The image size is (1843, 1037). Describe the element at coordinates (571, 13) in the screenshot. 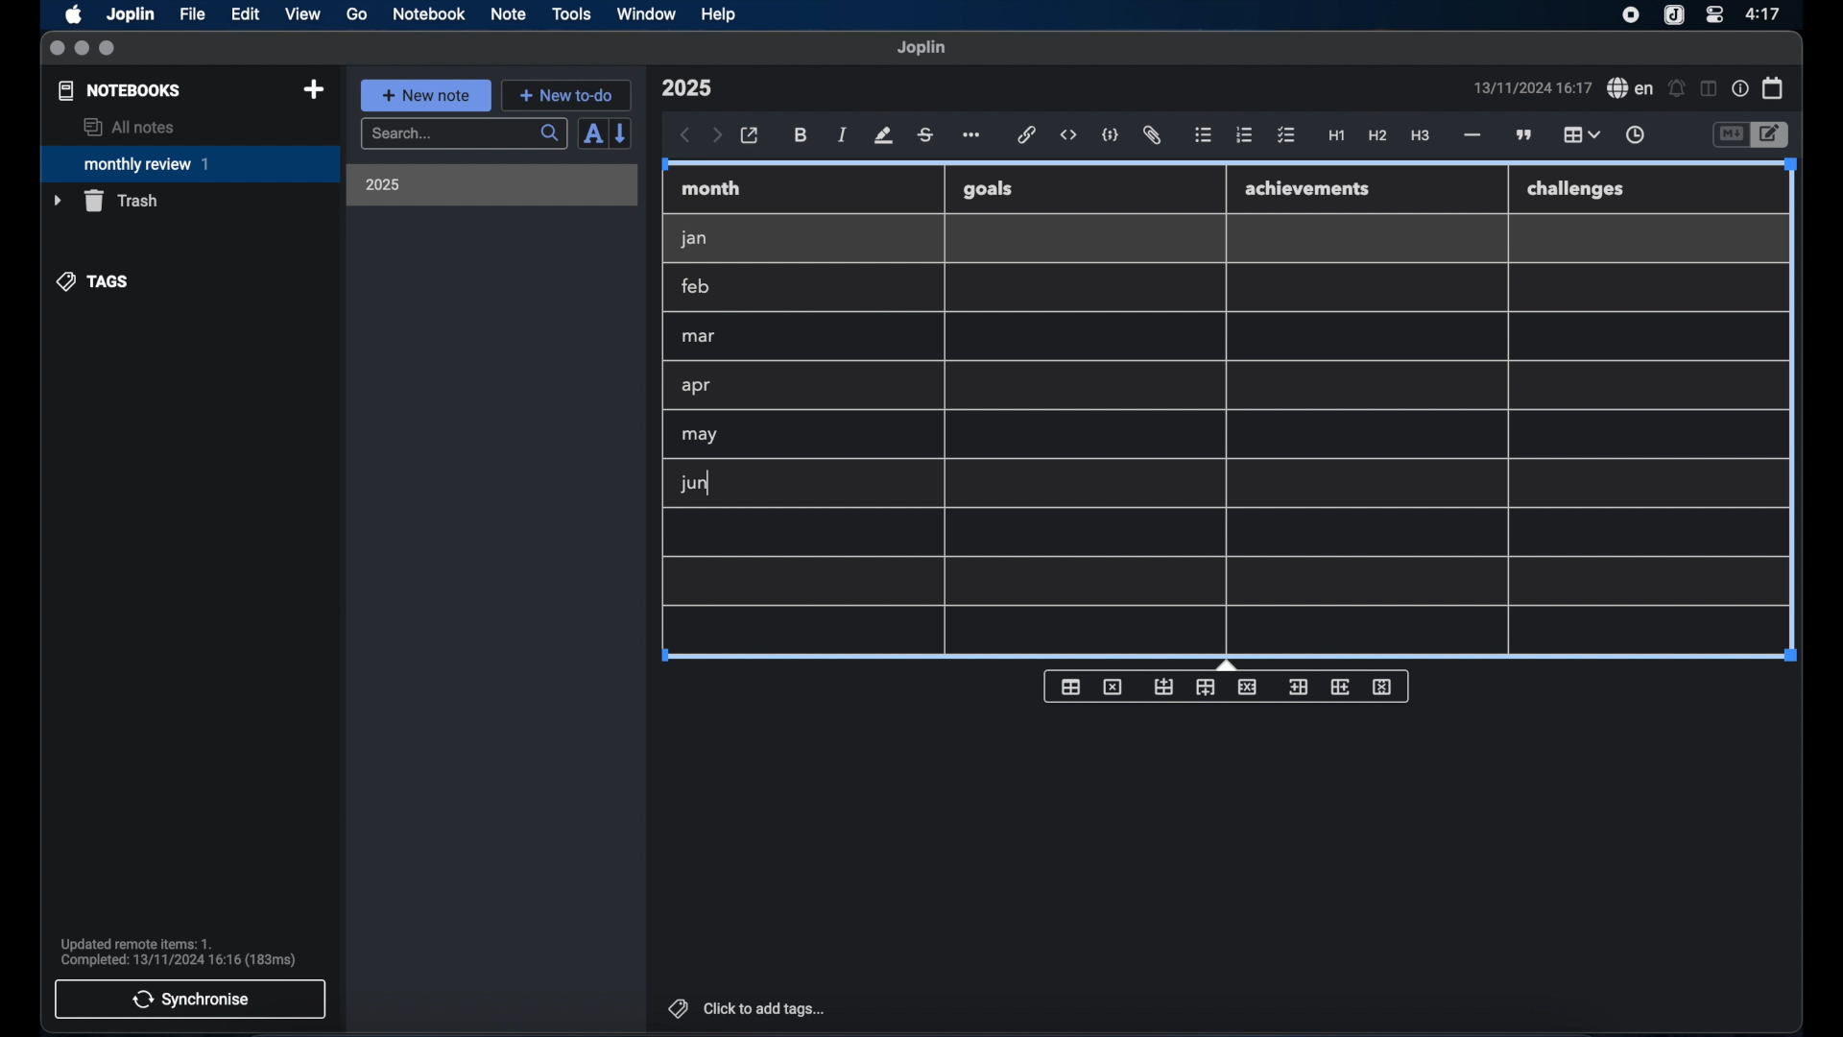

I see `tools` at that location.